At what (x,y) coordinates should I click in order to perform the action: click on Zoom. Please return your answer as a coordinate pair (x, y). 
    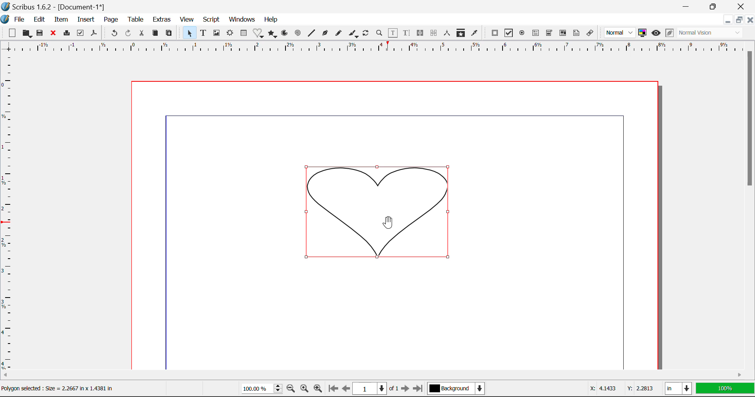
    Looking at the image, I should click on (380, 34).